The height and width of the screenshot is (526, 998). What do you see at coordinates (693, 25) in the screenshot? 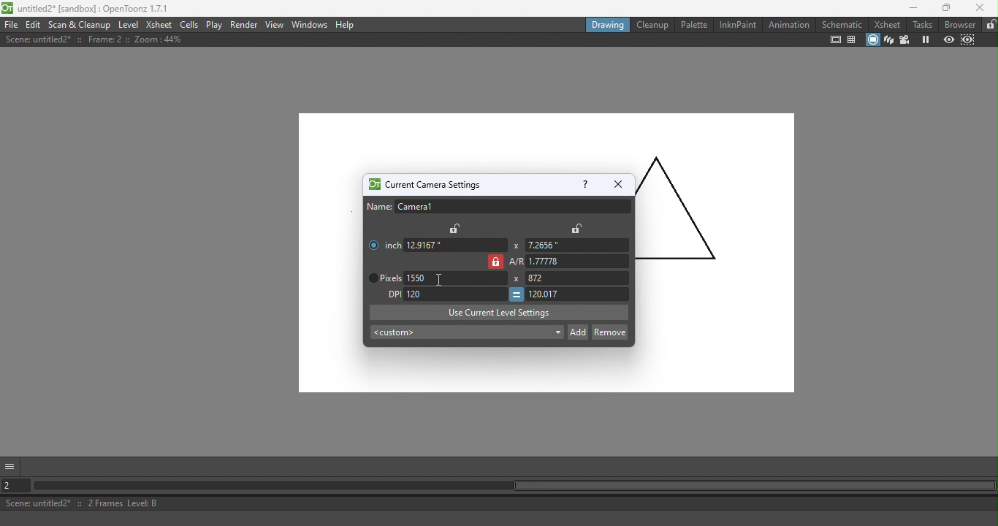
I see `Palette` at bounding box center [693, 25].